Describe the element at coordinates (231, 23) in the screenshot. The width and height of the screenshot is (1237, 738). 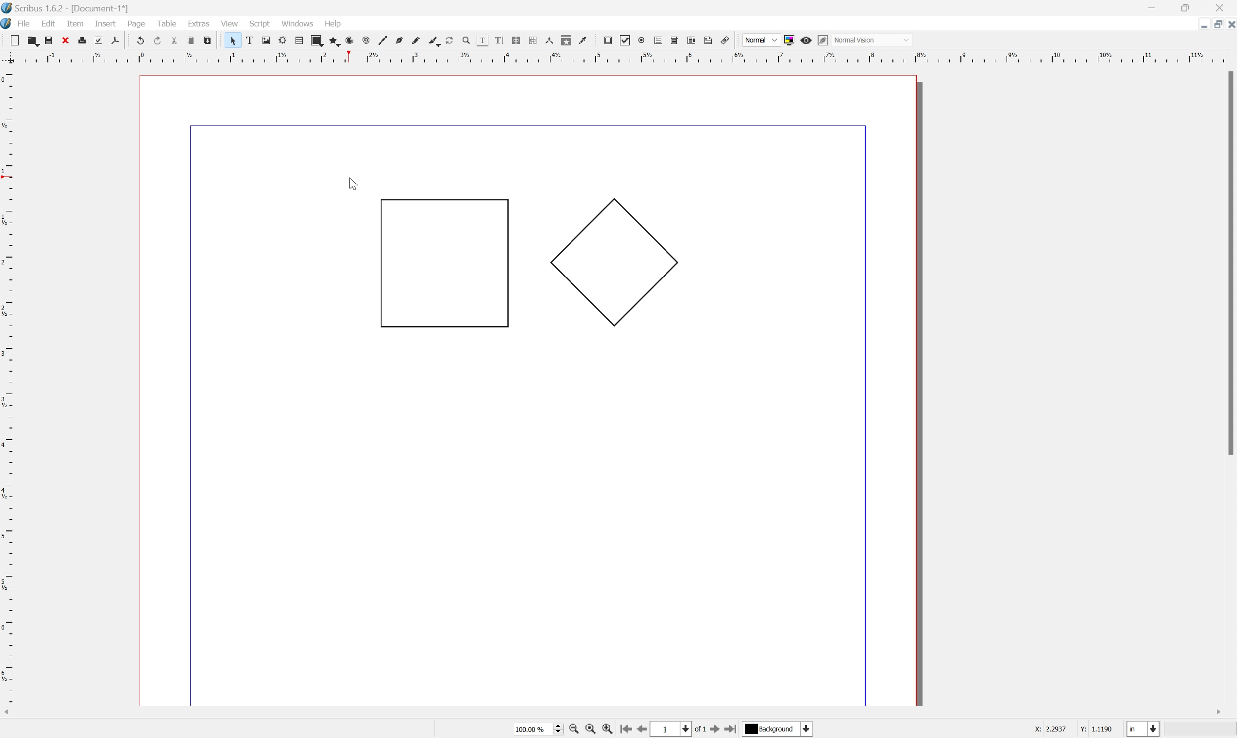
I see `view` at that location.